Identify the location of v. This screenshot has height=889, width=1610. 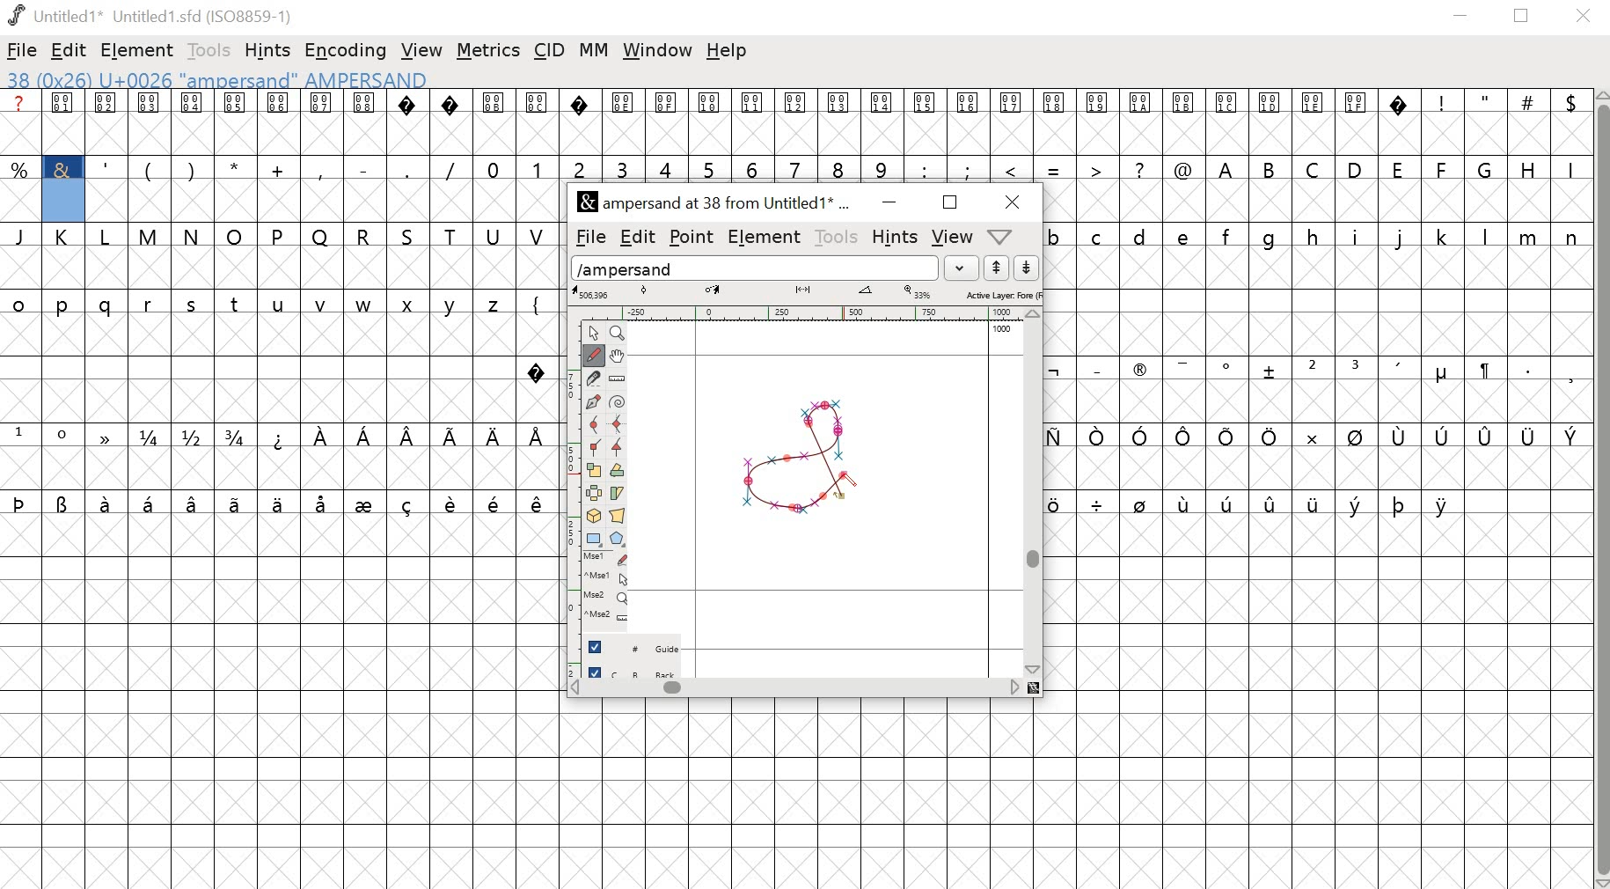
(321, 305).